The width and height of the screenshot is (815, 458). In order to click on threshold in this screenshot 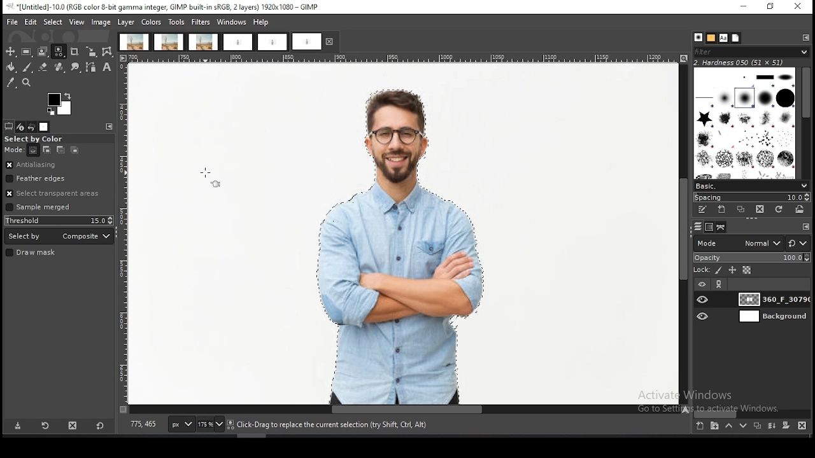, I will do `click(59, 220)`.